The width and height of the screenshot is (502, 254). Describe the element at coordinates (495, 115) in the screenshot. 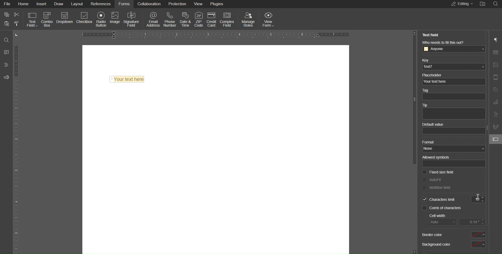

I see `Text Art` at that location.